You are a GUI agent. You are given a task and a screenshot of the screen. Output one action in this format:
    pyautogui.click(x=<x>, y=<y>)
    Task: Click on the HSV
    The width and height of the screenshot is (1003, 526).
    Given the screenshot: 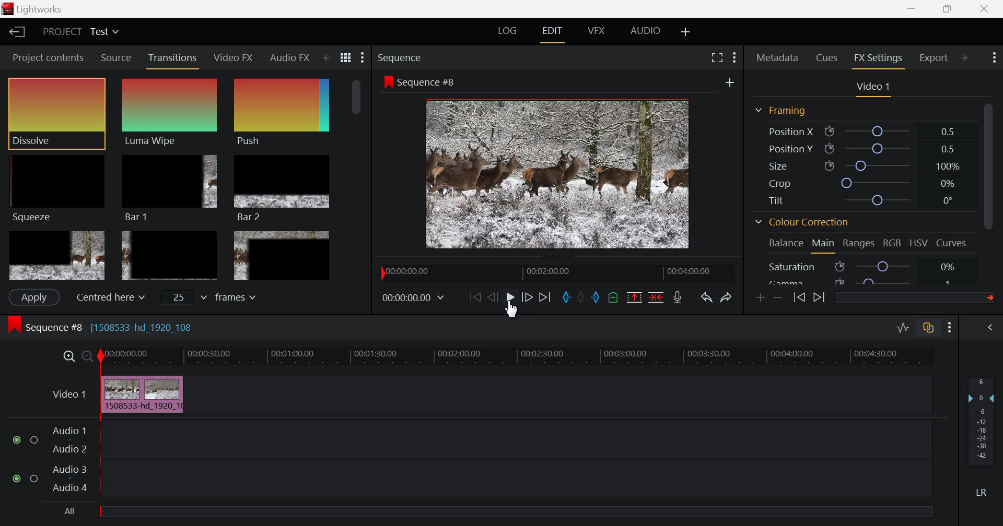 What is the action you would take?
    pyautogui.click(x=919, y=244)
    